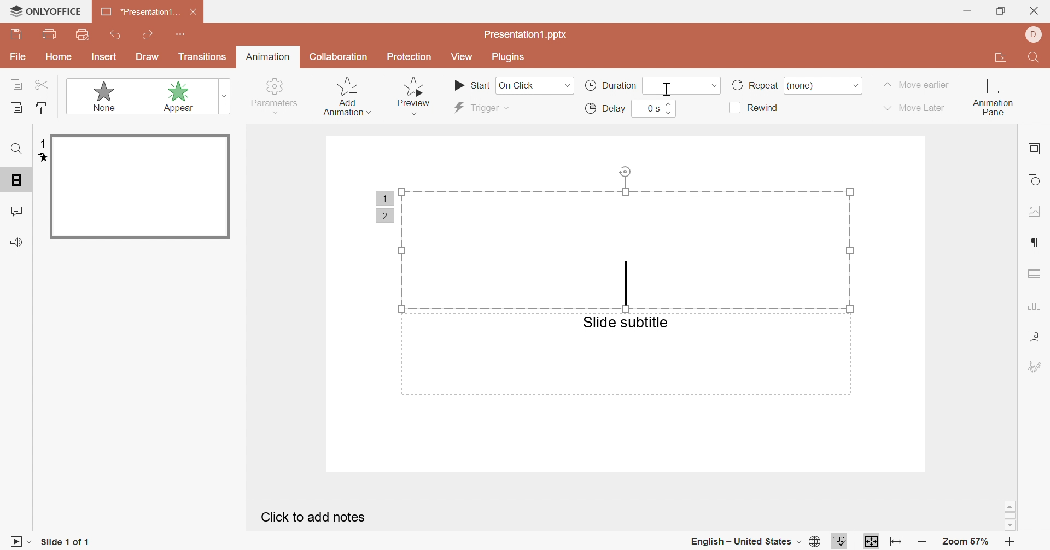  What do you see at coordinates (1035, 304) in the screenshot?
I see `chart settings` at bounding box center [1035, 304].